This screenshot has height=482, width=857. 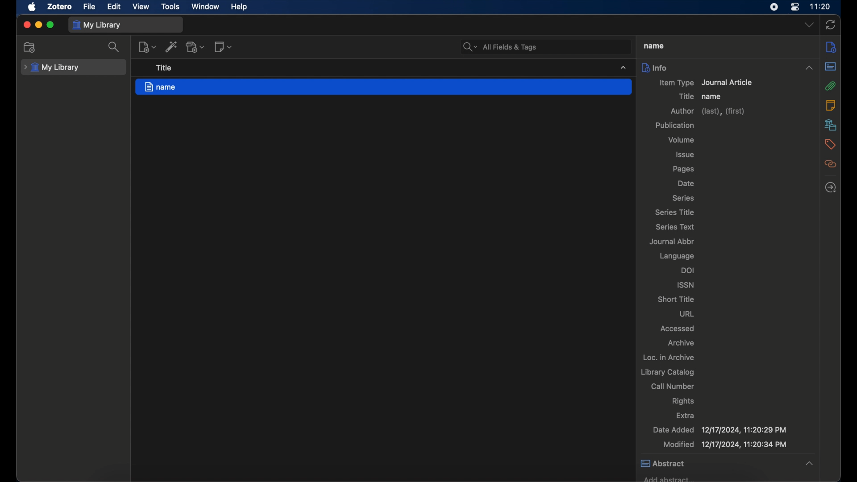 What do you see at coordinates (681, 343) in the screenshot?
I see `archive` at bounding box center [681, 343].